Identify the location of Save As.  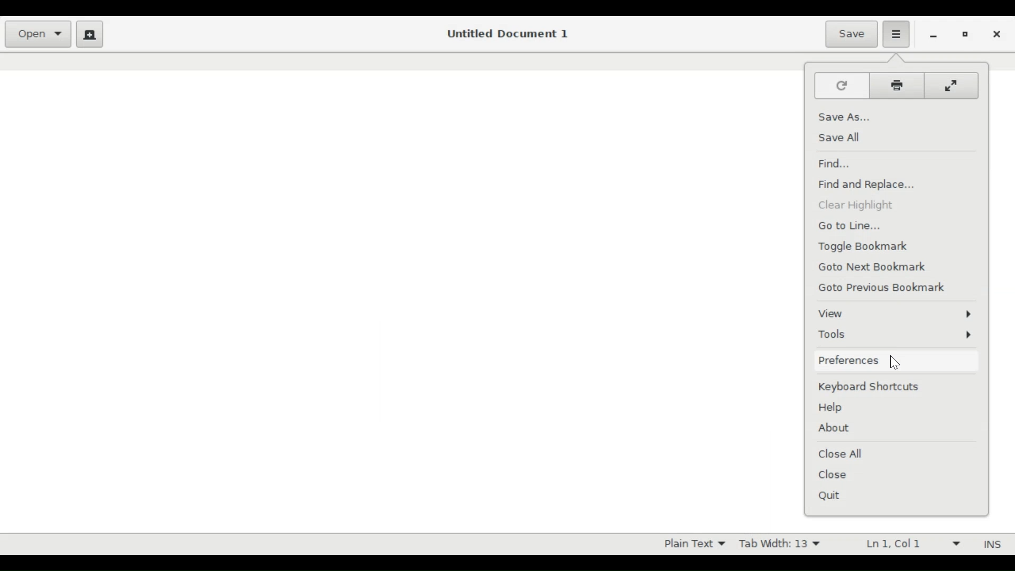
(845, 117).